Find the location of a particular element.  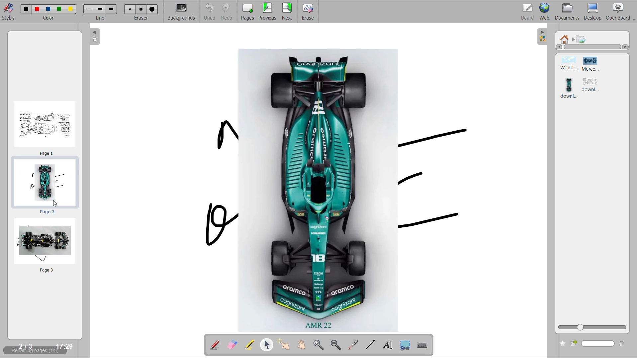

Large line is located at coordinates (113, 8).